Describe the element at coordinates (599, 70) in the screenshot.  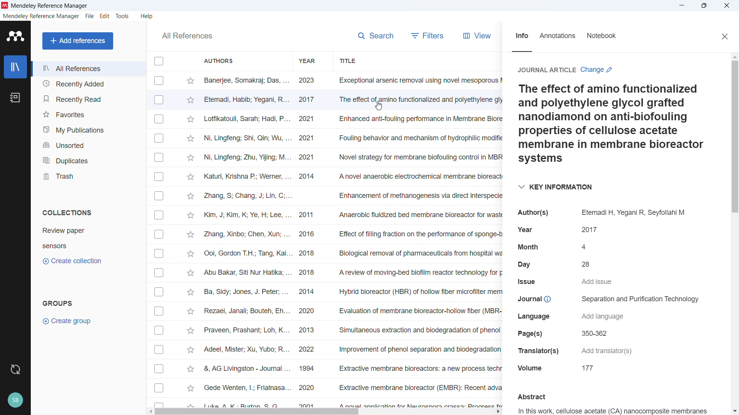
I see `Change article type ` at that location.